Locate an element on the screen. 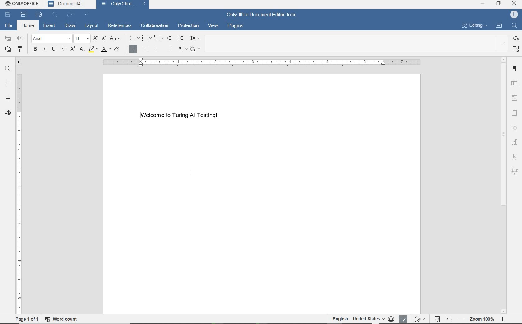  align right is located at coordinates (157, 49).